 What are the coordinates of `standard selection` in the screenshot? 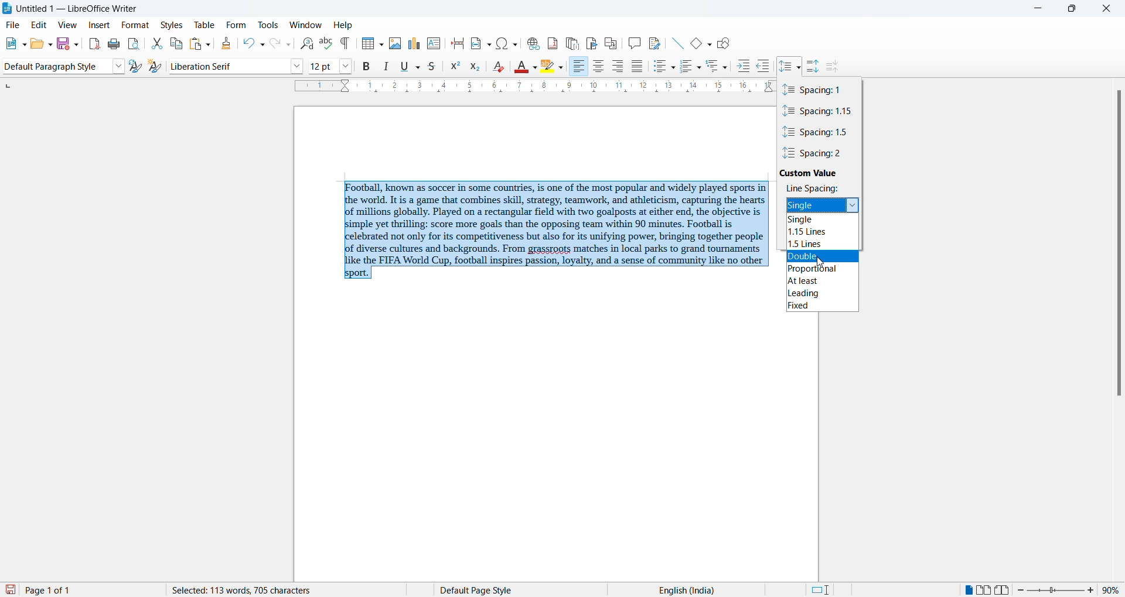 It's located at (823, 589).